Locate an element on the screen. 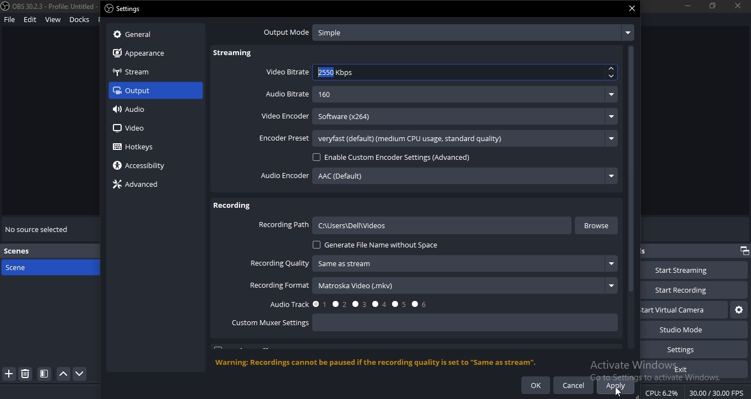 The height and width of the screenshot is (399, 751). video is located at coordinates (129, 127).